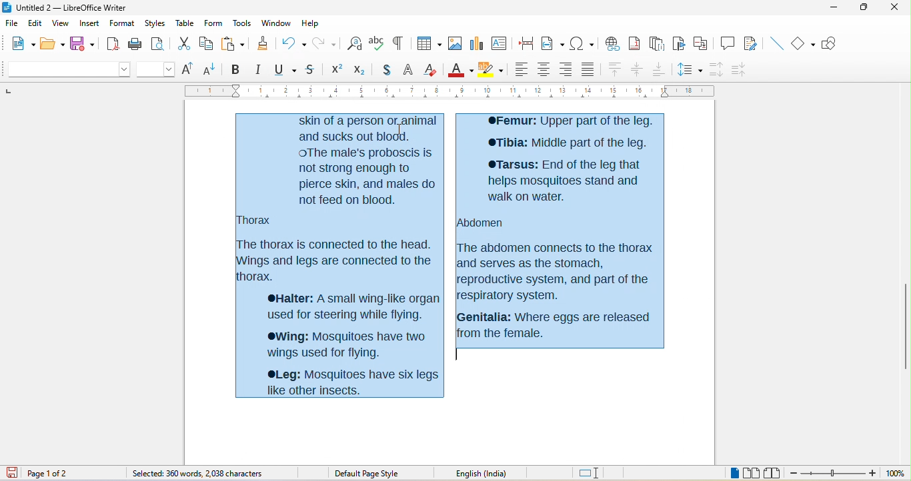  What do you see at coordinates (862, 9) in the screenshot?
I see `maximize` at bounding box center [862, 9].